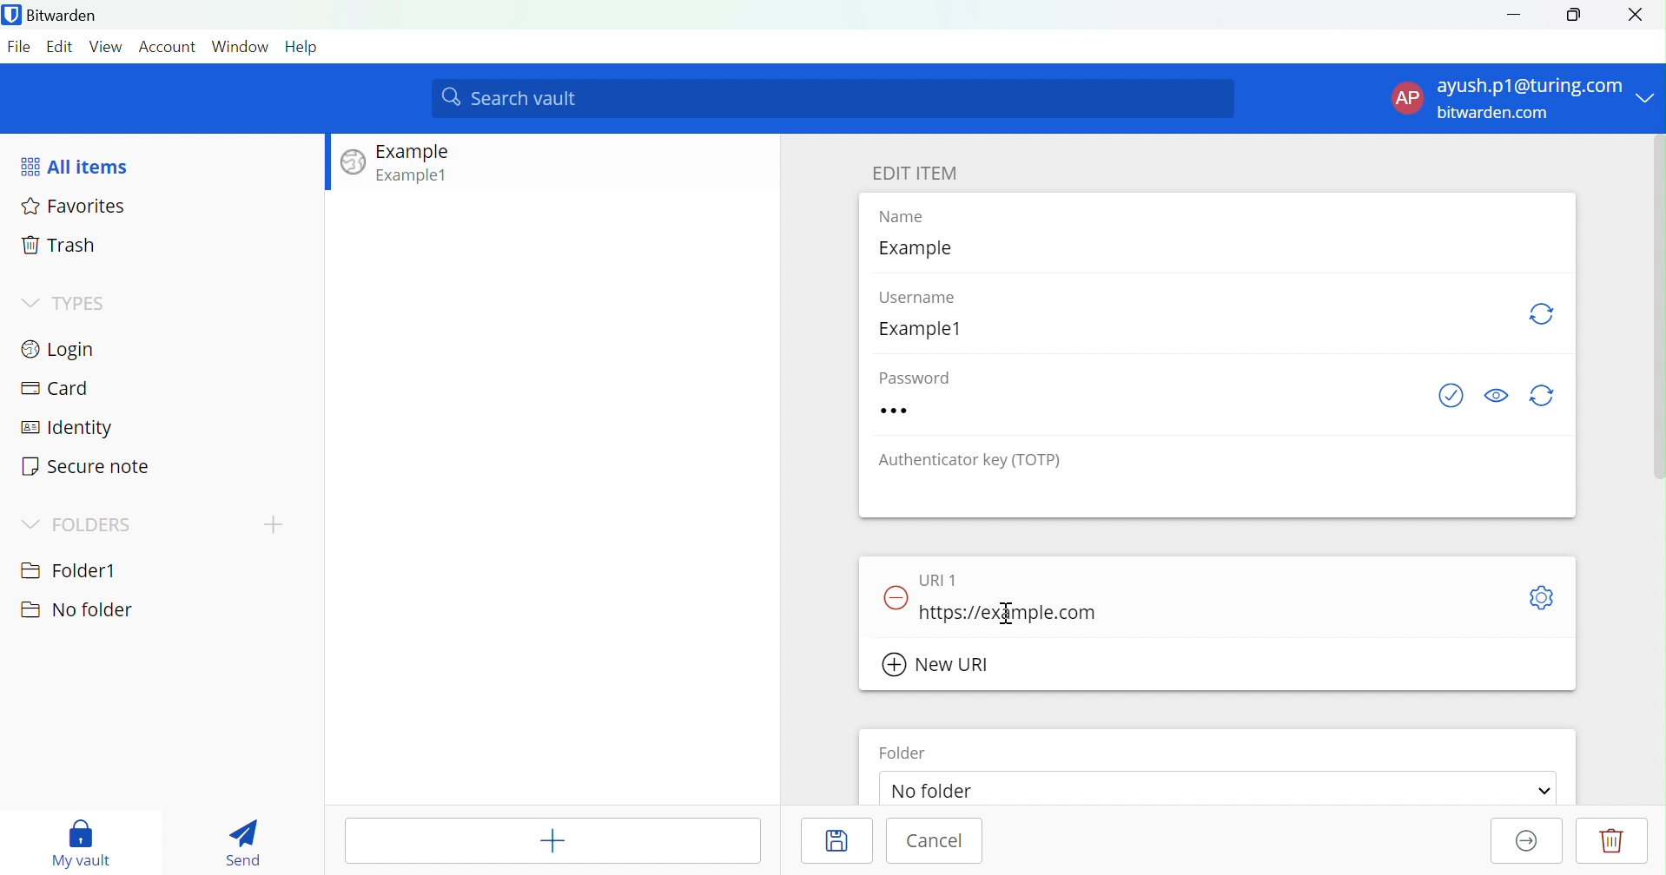 The width and height of the screenshot is (1666, 875). I want to click on No folder, so click(76, 610).